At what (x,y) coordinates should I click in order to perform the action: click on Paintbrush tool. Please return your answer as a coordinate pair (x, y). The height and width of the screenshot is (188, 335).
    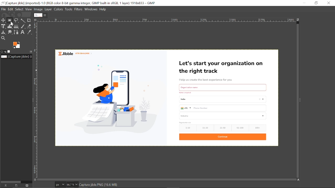
    Looking at the image, I should click on (23, 26).